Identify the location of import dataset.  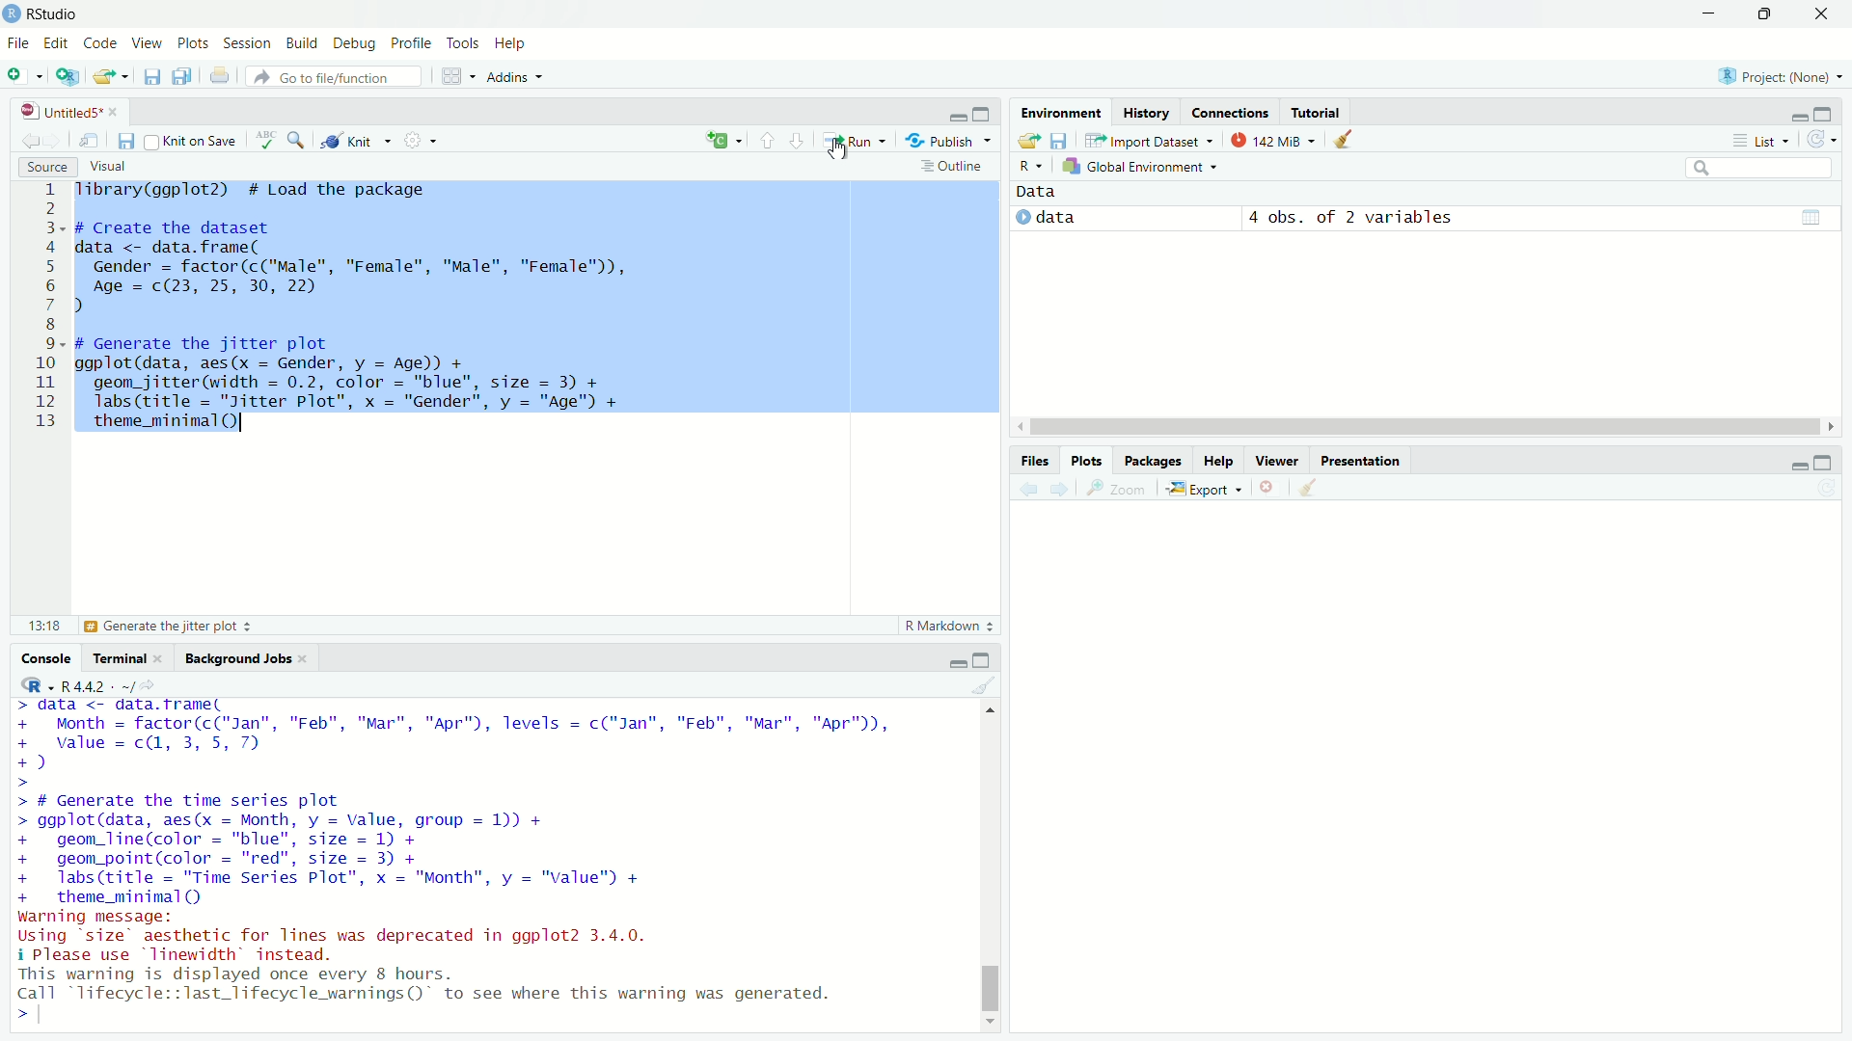
(1149, 140).